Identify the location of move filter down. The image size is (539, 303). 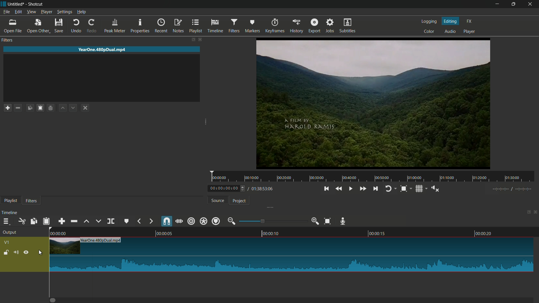
(73, 107).